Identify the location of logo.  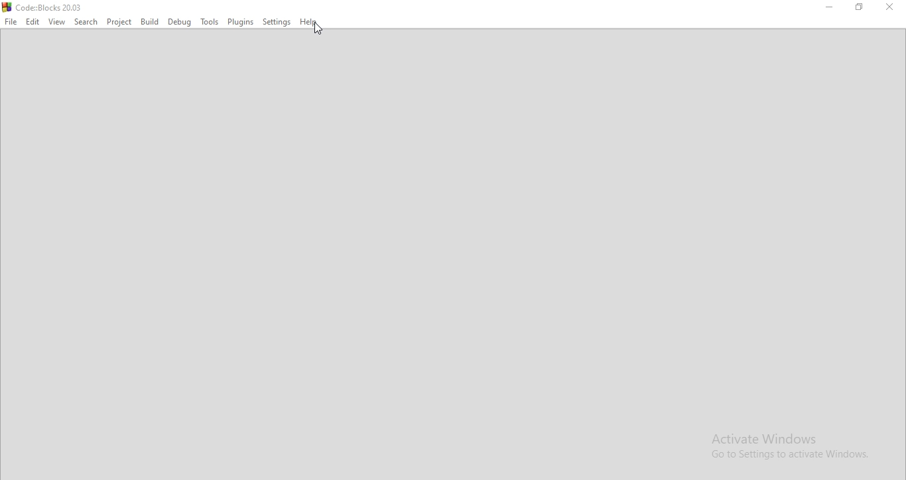
(42, 6).